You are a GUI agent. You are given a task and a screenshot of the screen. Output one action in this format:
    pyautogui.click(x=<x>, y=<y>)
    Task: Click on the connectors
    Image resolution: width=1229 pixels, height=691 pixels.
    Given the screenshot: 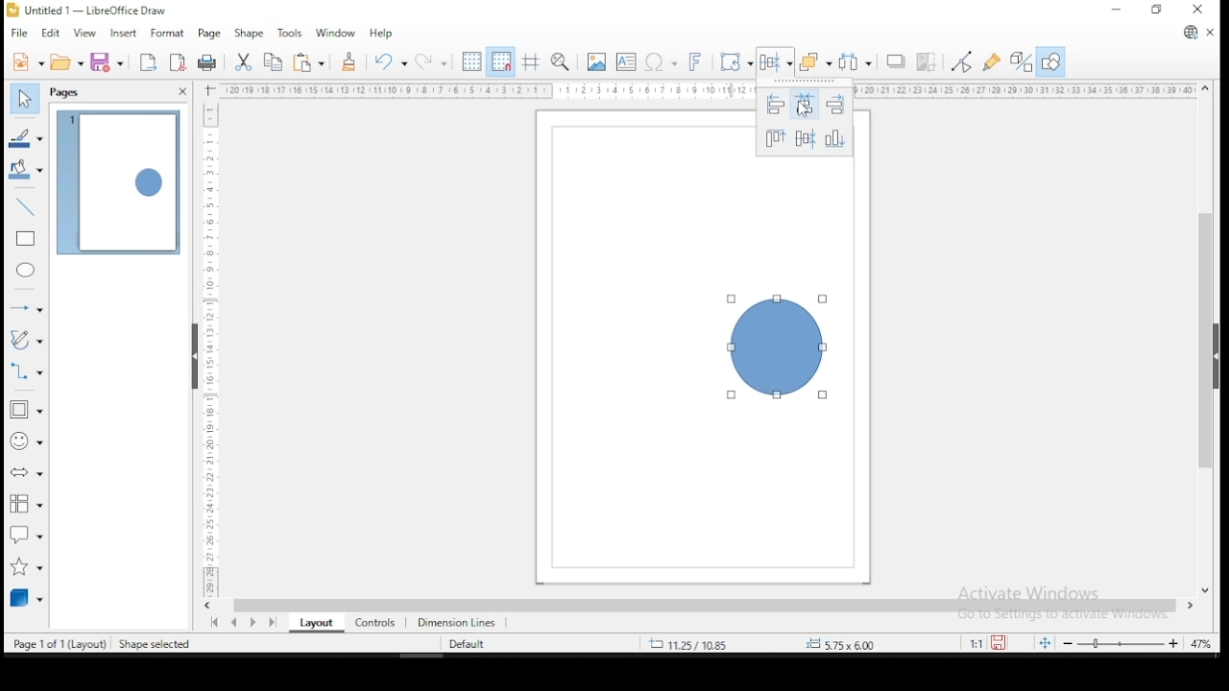 What is the action you would take?
    pyautogui.click(x=24, y=369)
    